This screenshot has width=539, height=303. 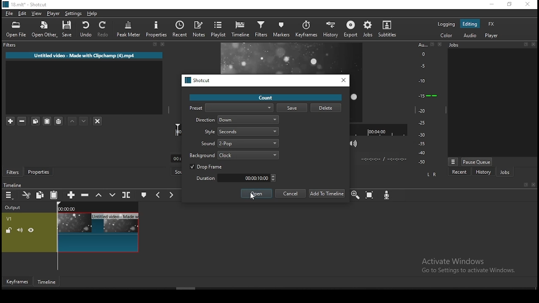 I want to click on Shotcut, so click(x=200, y=80).